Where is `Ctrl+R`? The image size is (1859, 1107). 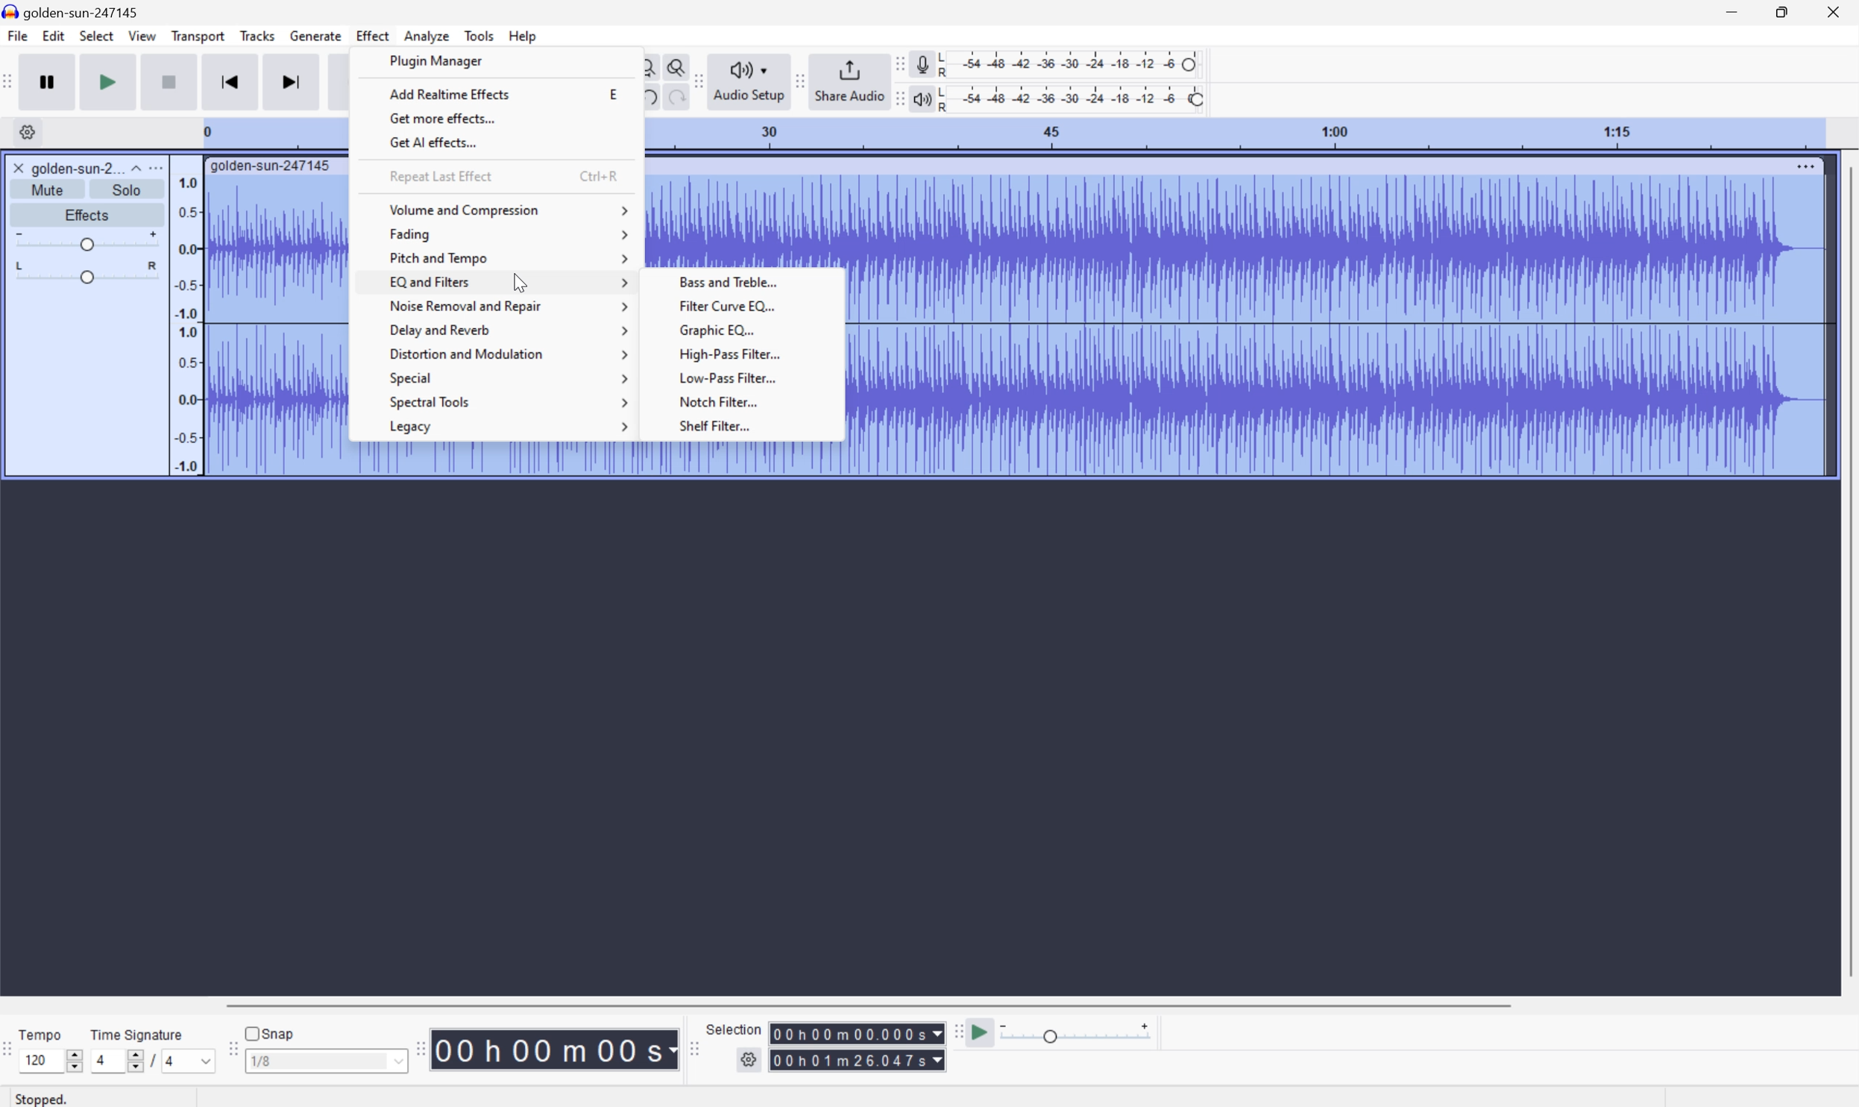
Ctrl+R is located at coordinates (600, 175).